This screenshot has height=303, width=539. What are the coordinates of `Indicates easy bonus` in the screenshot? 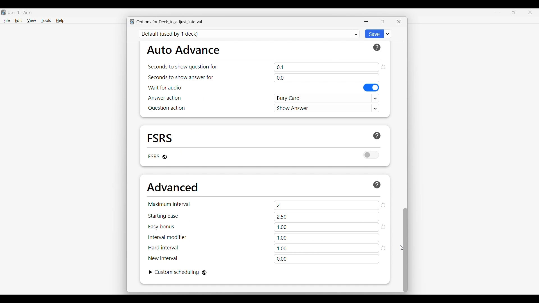 It's located at (161, 227).